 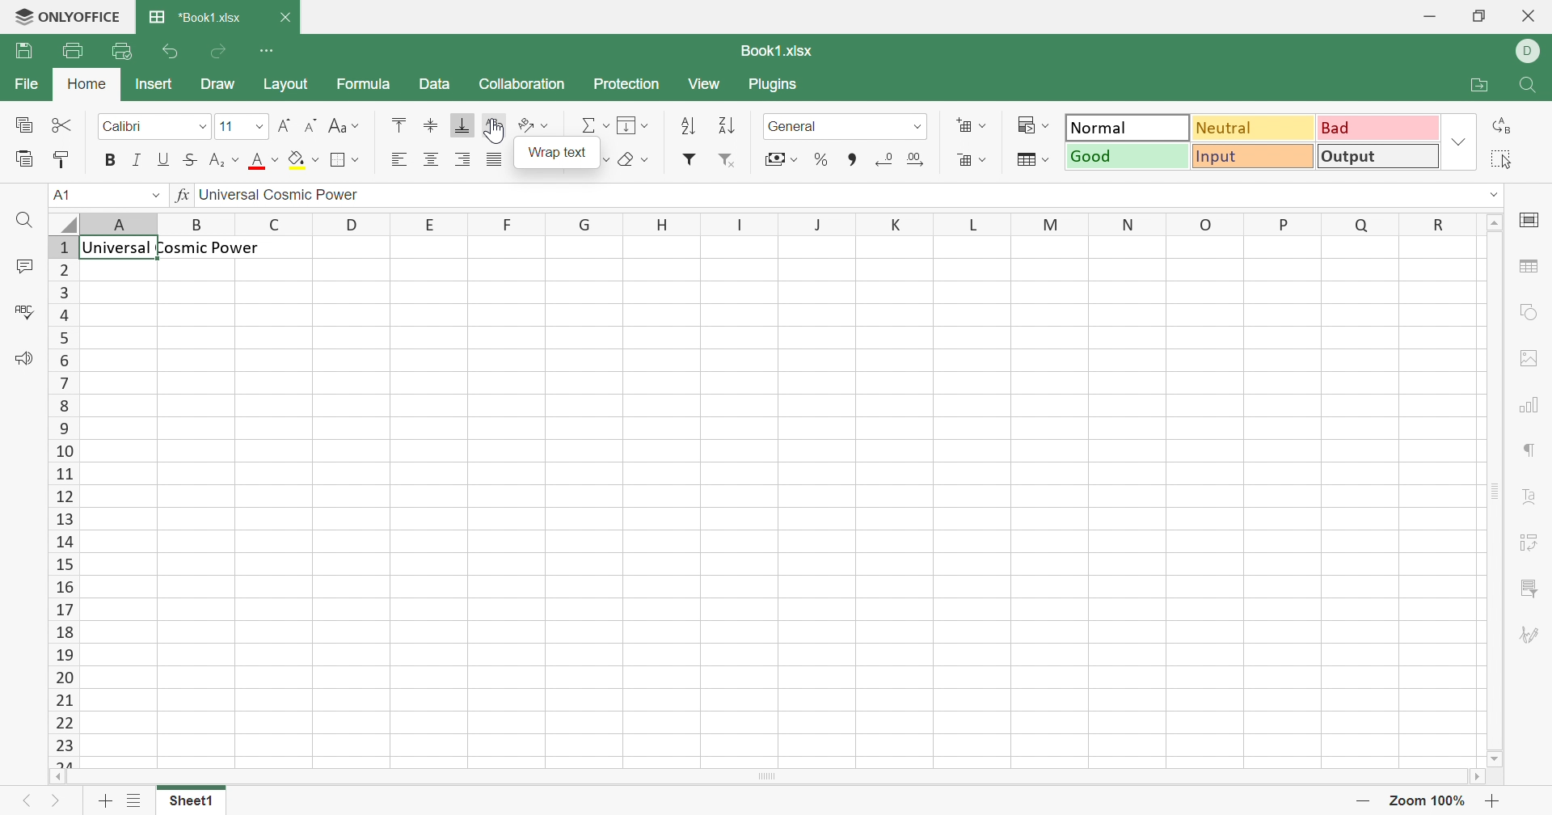 I want to click on Orientation, so click(x=534, y=124).